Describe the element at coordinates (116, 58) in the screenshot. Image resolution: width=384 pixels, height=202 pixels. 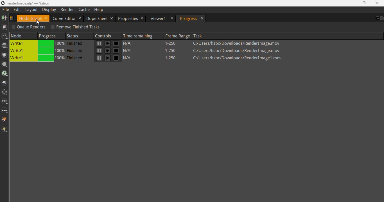
I see `stop` at that location.